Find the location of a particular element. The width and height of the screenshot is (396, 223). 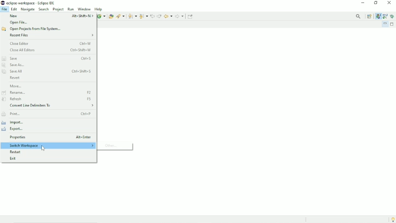

Window is located at coordinates (84, 9).